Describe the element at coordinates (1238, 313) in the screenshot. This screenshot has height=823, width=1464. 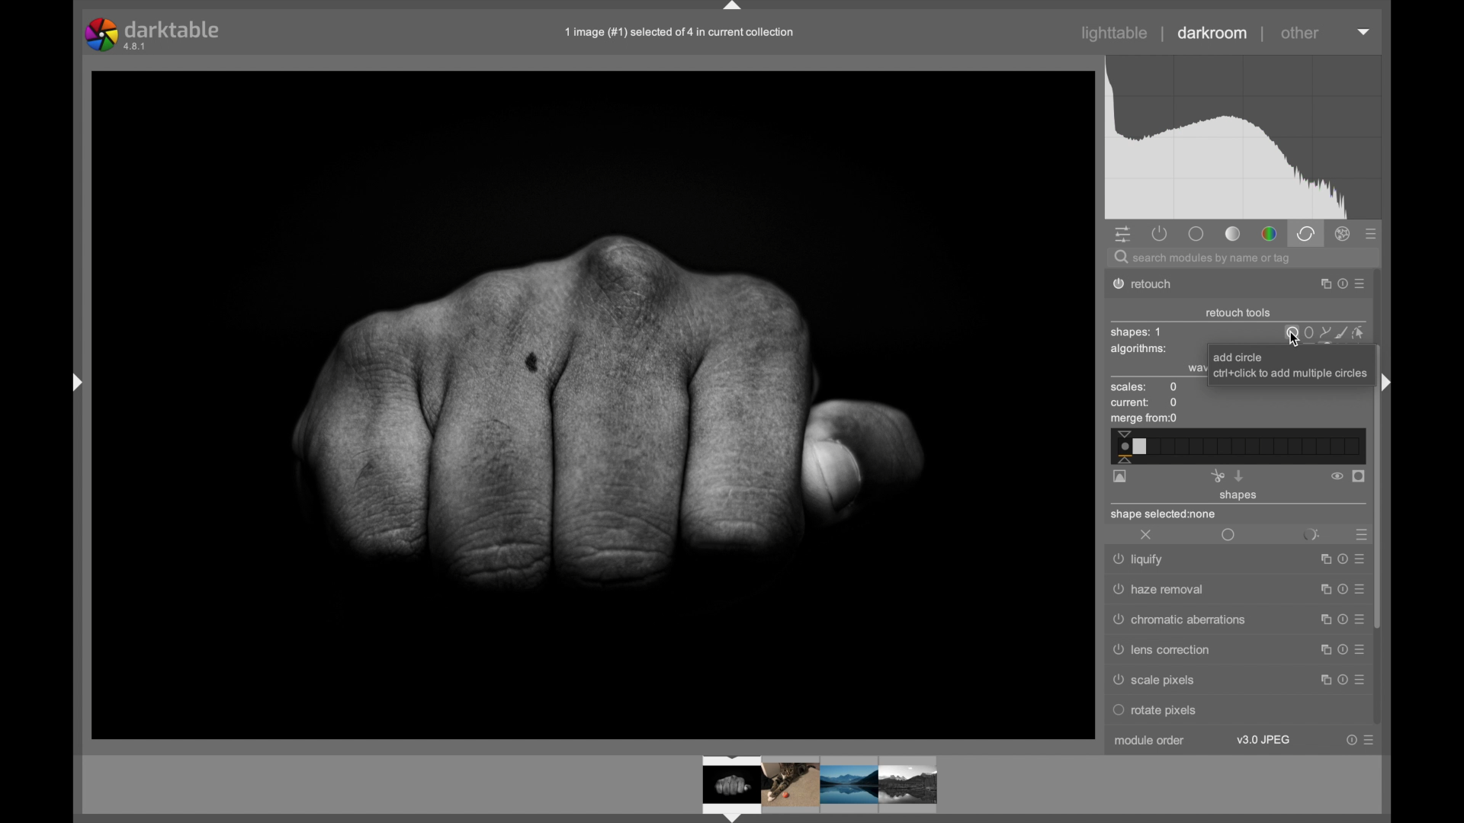
I see `retouch tools` at that location.